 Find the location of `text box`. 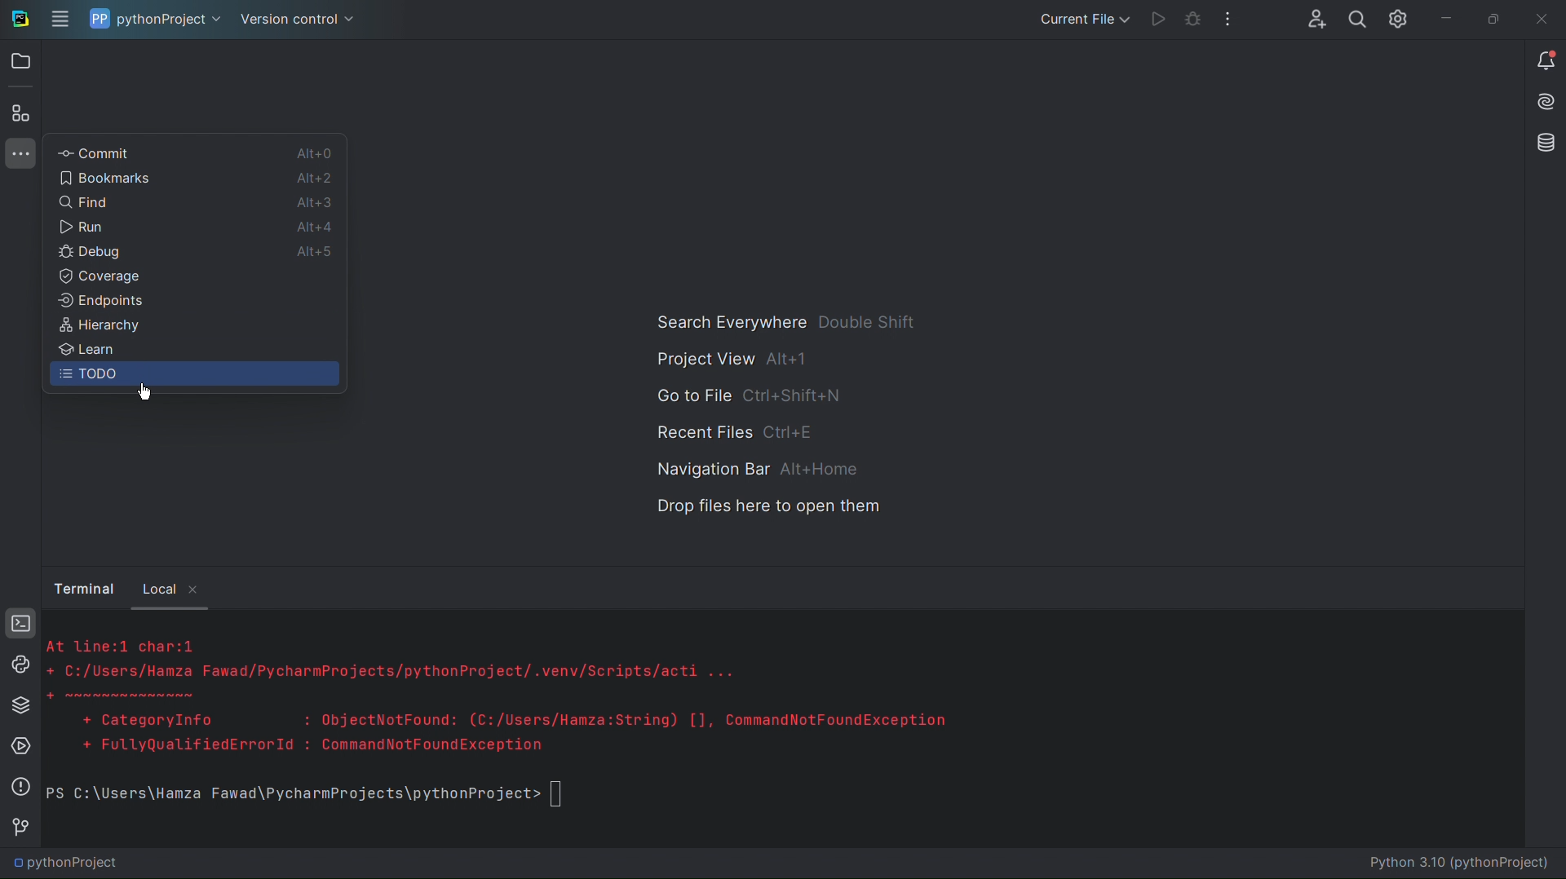

text box is located at coordinates (563, 795).